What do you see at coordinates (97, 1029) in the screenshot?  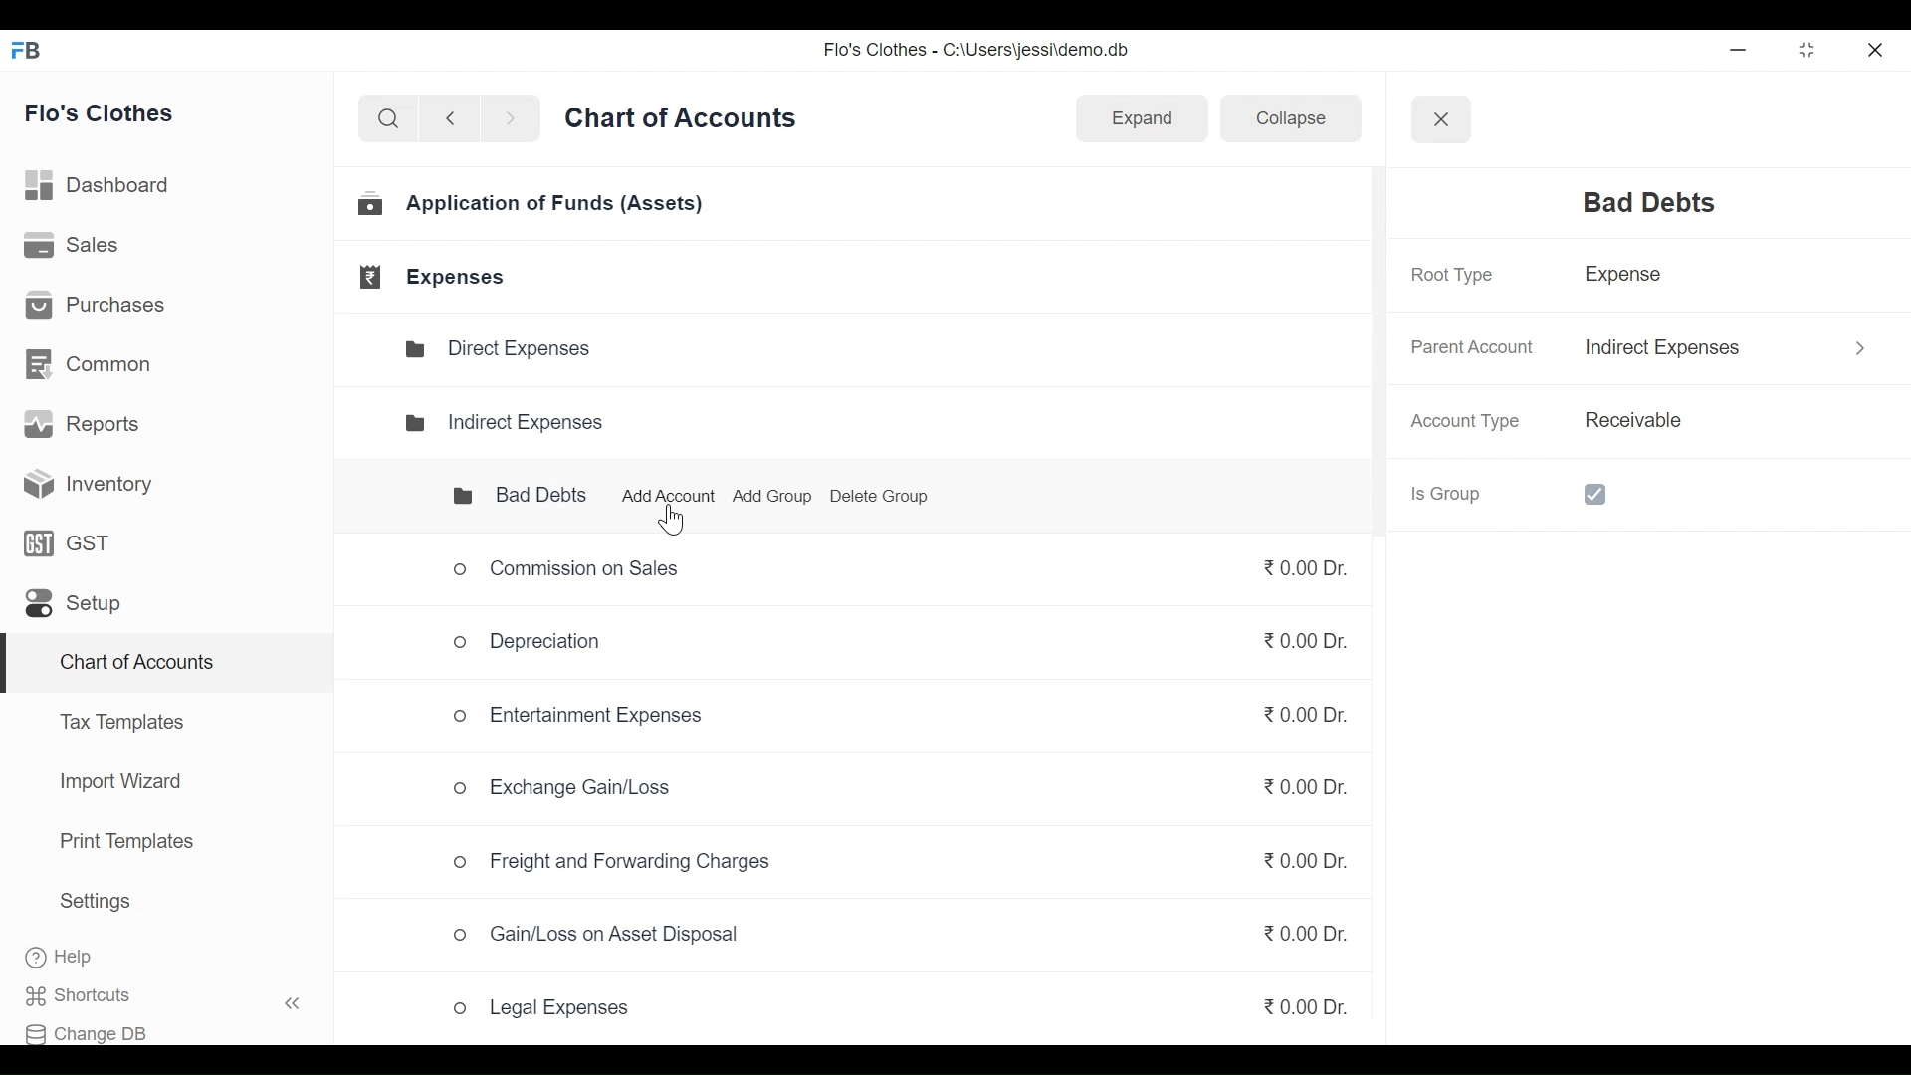 I see `Change DB` at bounding box center [97, 1029].